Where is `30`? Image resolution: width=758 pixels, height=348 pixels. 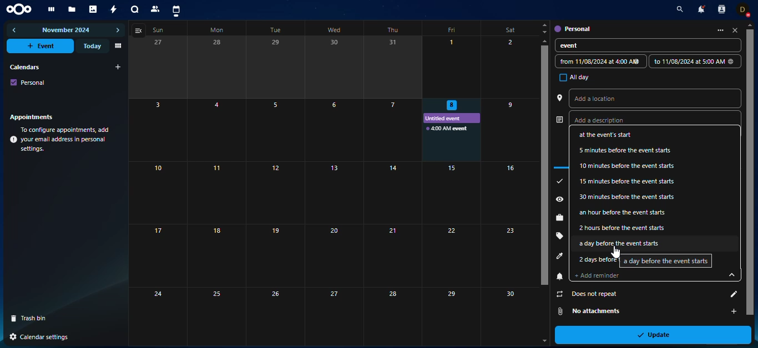
30 is located at coordinates (336, 66).